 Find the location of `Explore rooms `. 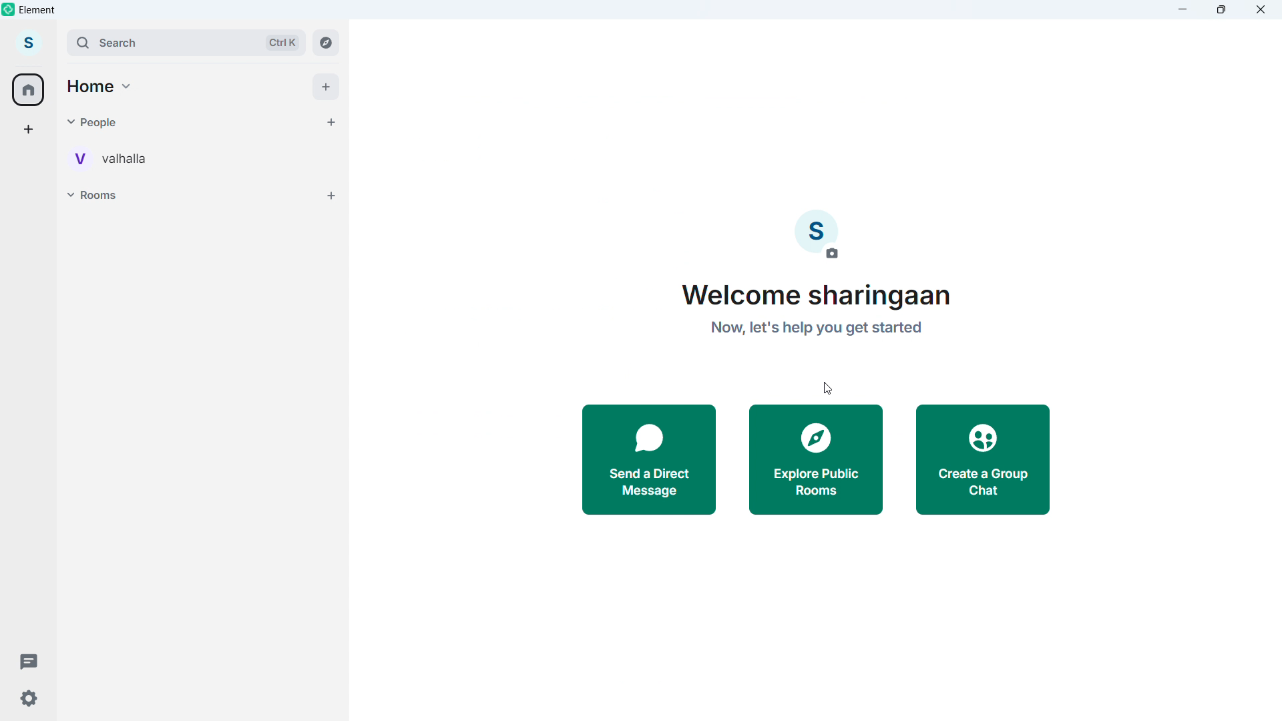

Explore rooms  is located at coordinates (326, 41).